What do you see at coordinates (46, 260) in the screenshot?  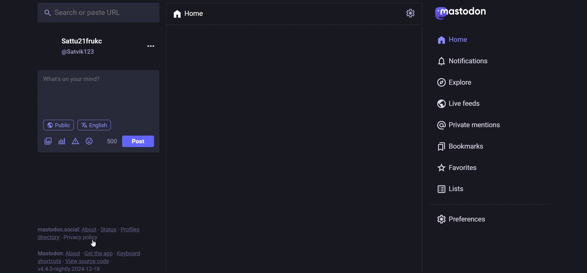 I see `shortcut` at bounding box center [46, 260].